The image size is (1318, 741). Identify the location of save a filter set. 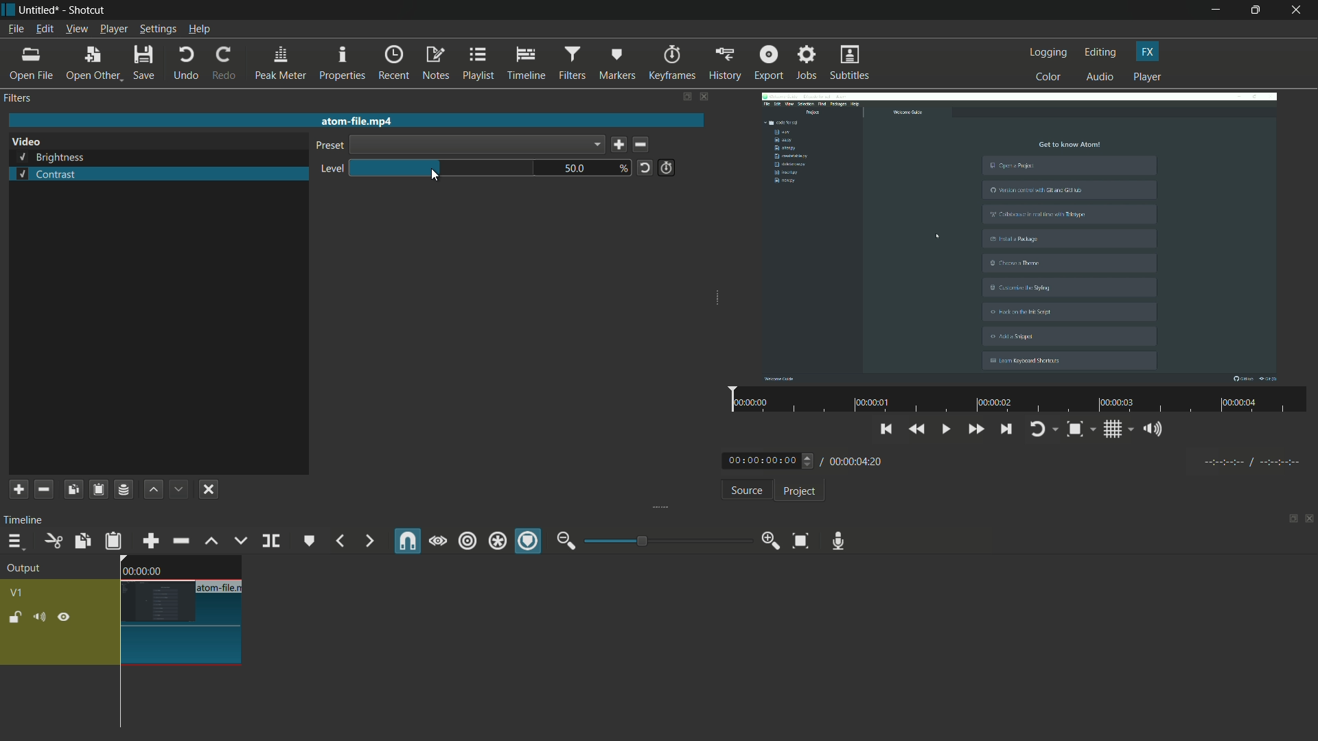
(123, 491).